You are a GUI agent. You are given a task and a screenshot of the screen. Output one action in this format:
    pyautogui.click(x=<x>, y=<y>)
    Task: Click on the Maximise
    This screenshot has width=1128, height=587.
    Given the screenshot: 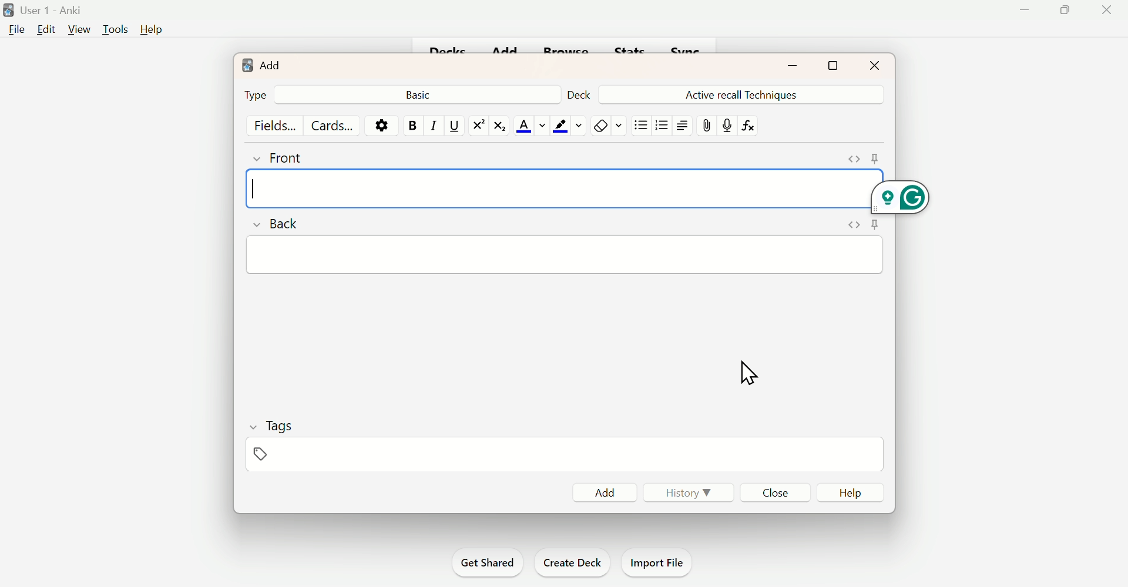 What is the action you would take?
    pyautogui.click(x=840, y=65)
    